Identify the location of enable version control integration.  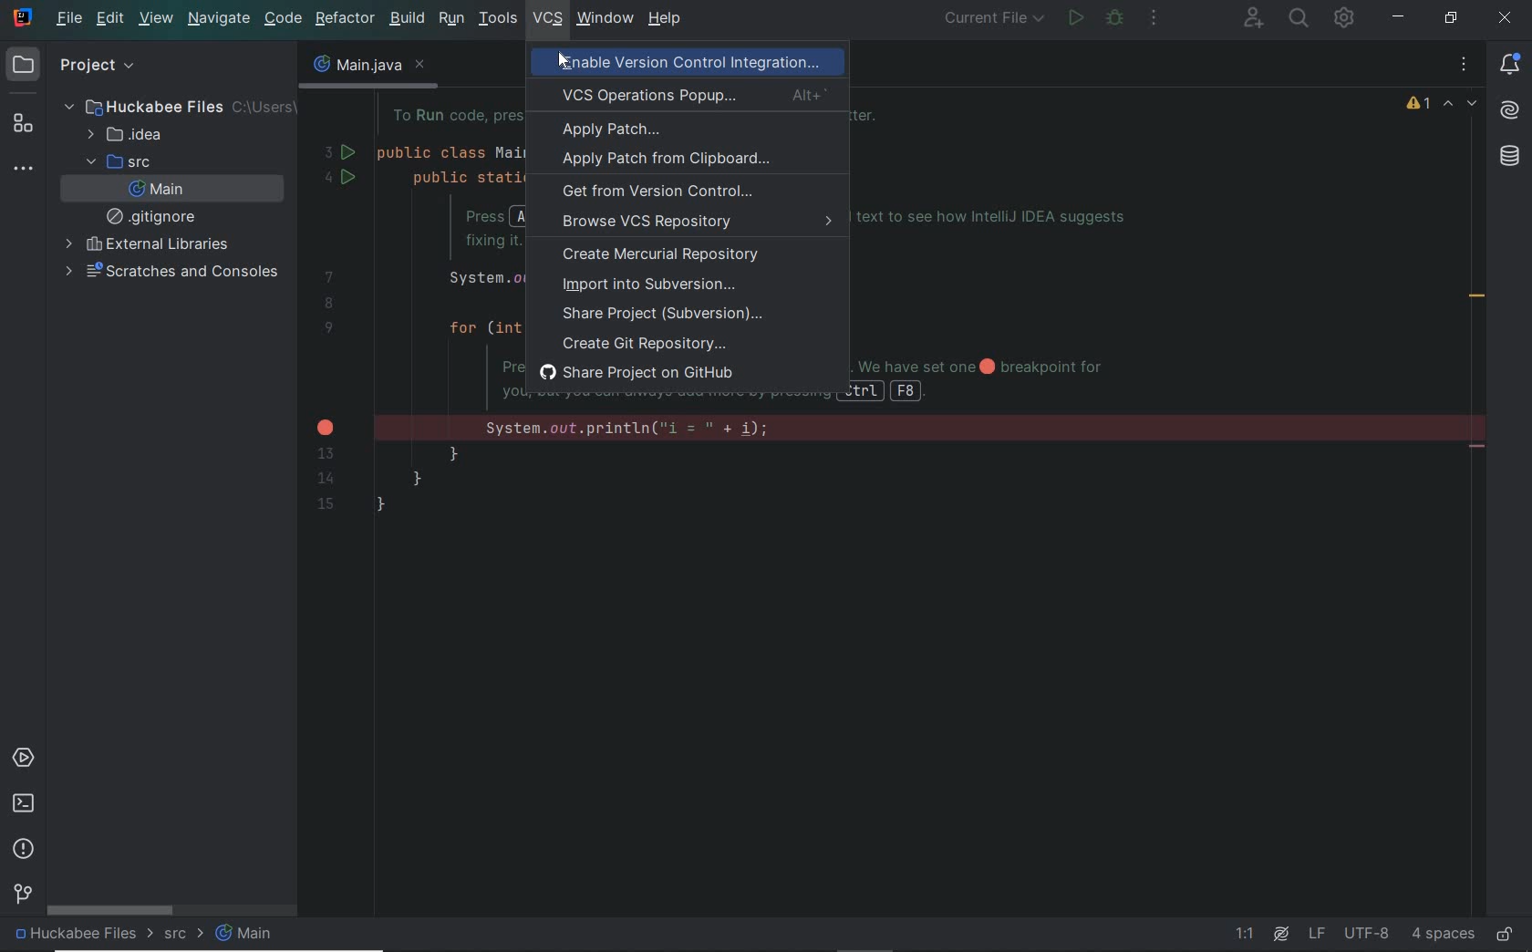
(703, 64).